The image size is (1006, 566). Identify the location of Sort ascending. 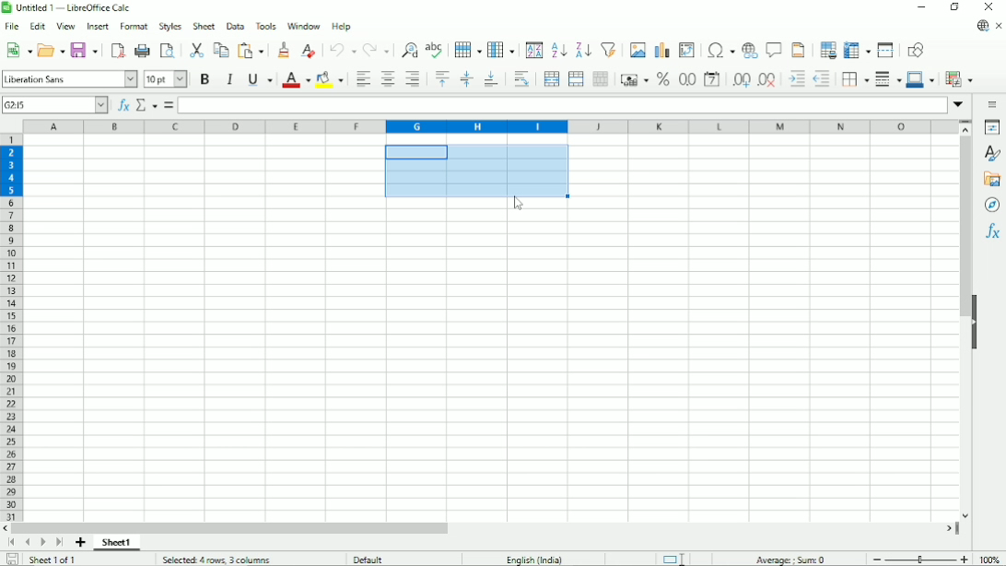
(558, 51).